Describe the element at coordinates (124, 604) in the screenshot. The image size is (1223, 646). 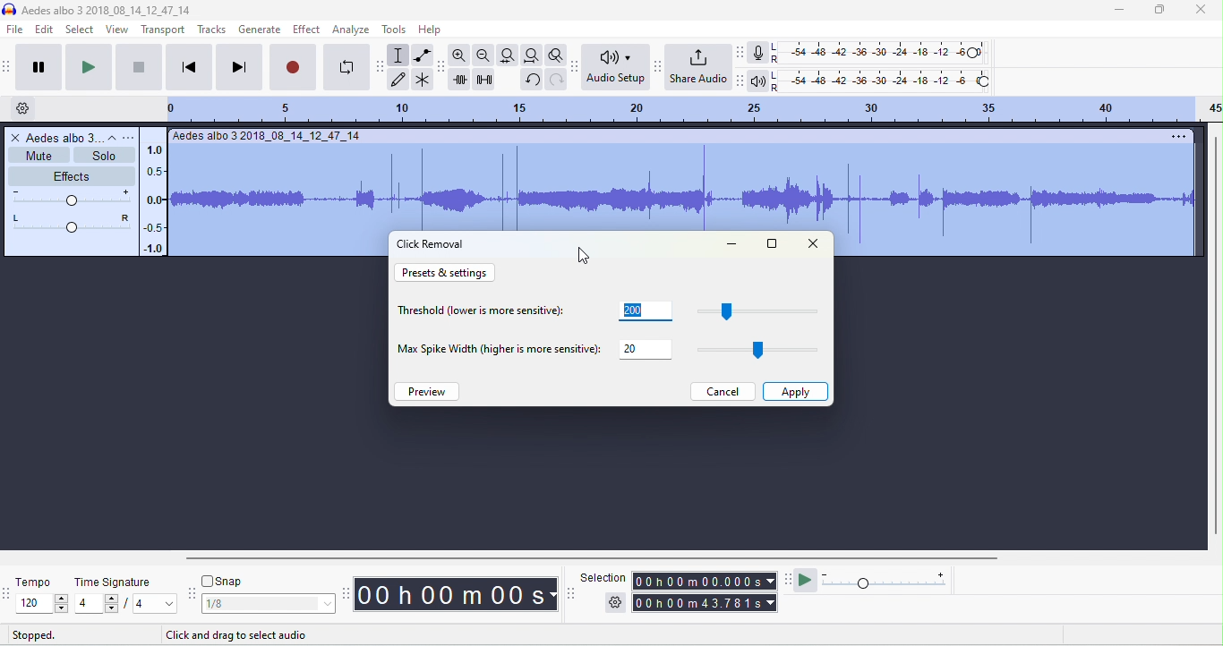
I see `select time signature` at that location.